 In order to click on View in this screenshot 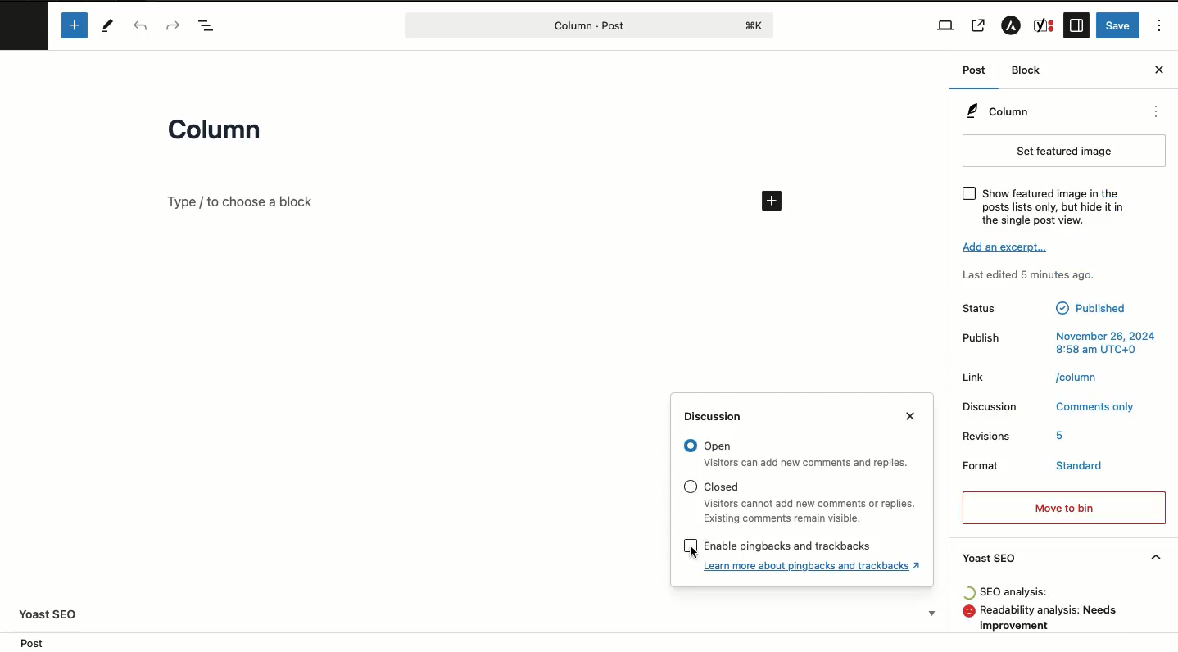, I will do `click(947, 25)`.